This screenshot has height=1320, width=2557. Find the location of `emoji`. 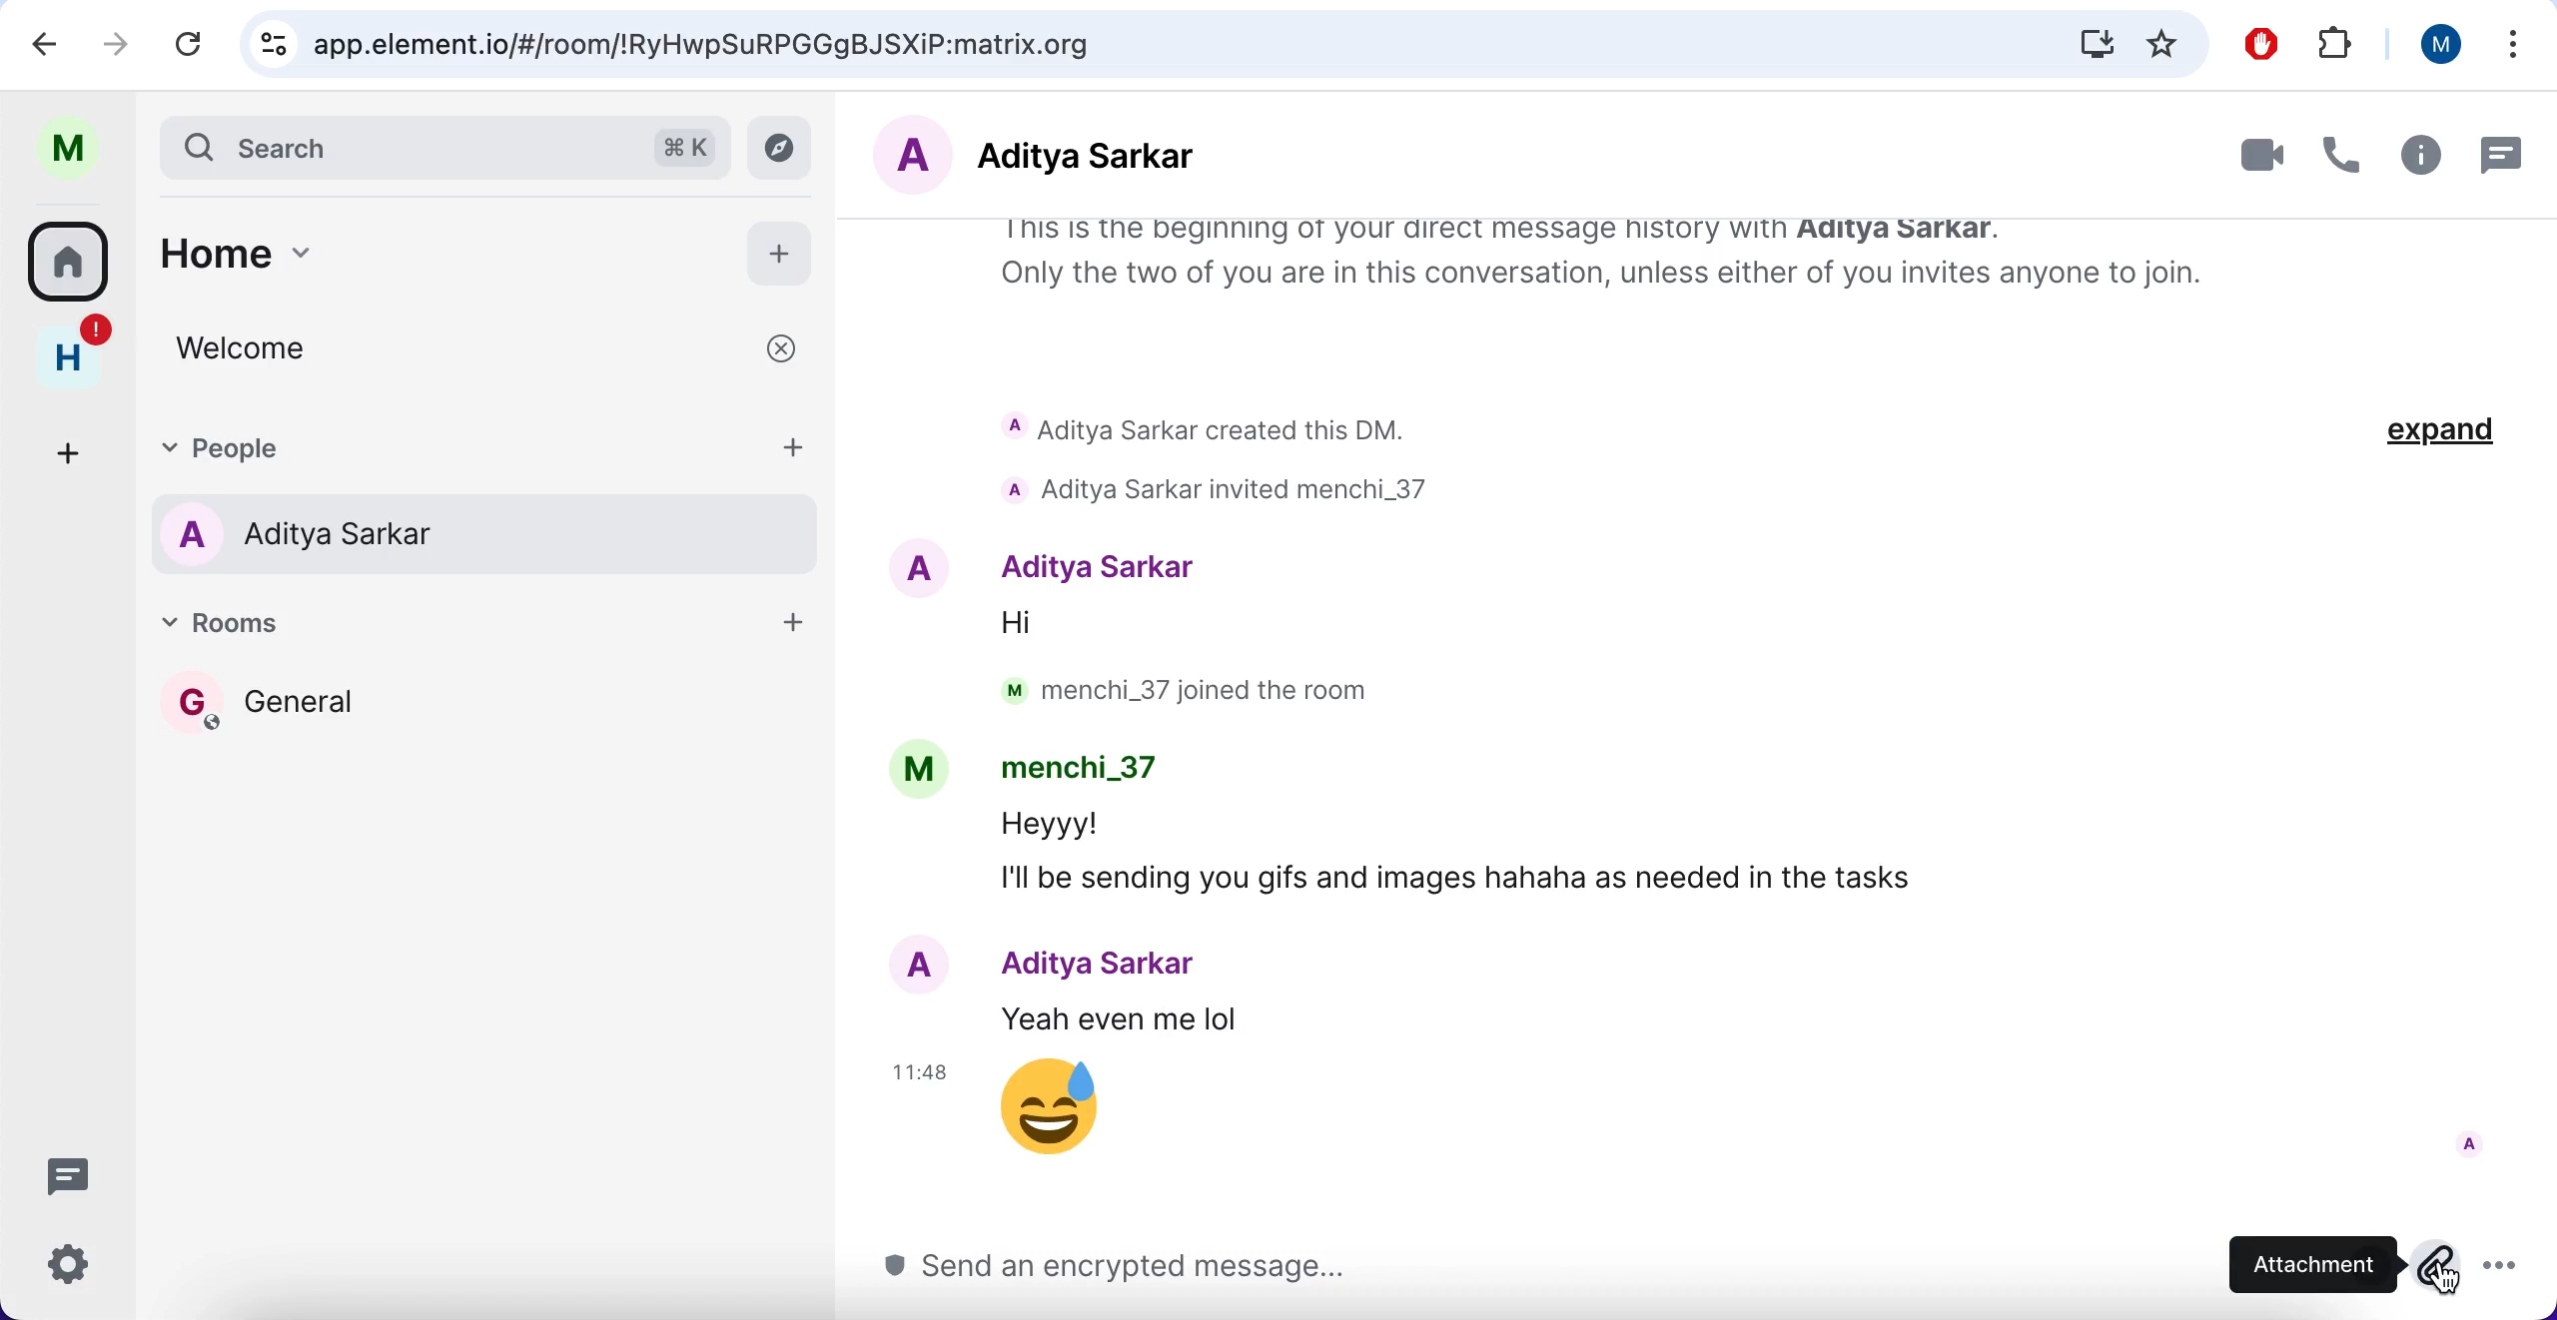

emoji is located at coordinates (1075, 1105).